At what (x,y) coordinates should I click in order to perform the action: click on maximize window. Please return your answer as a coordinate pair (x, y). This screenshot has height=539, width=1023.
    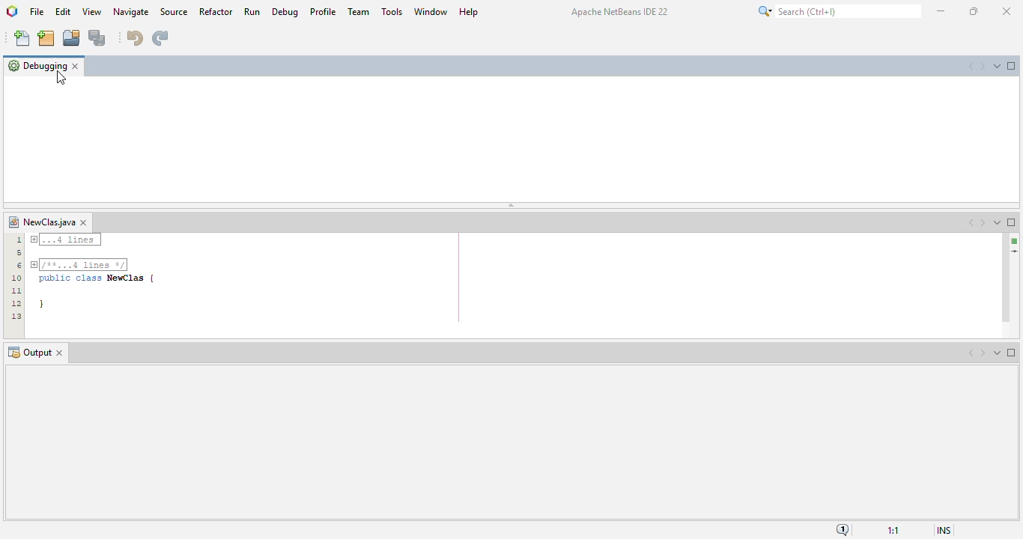
    Looking at the image, I should click on (1012, 353).